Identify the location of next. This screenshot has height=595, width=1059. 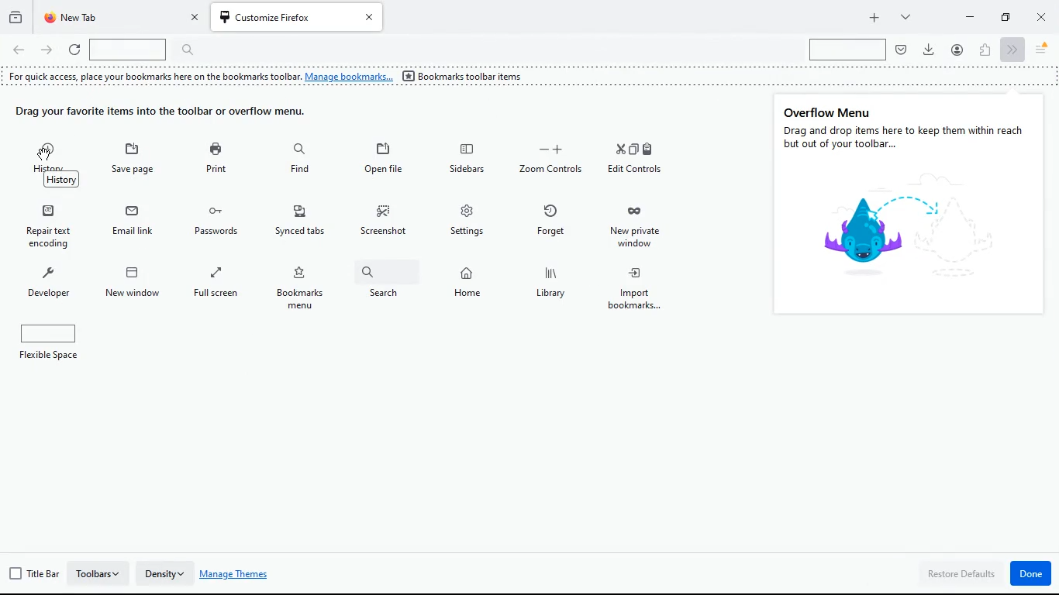
(1011, 49).